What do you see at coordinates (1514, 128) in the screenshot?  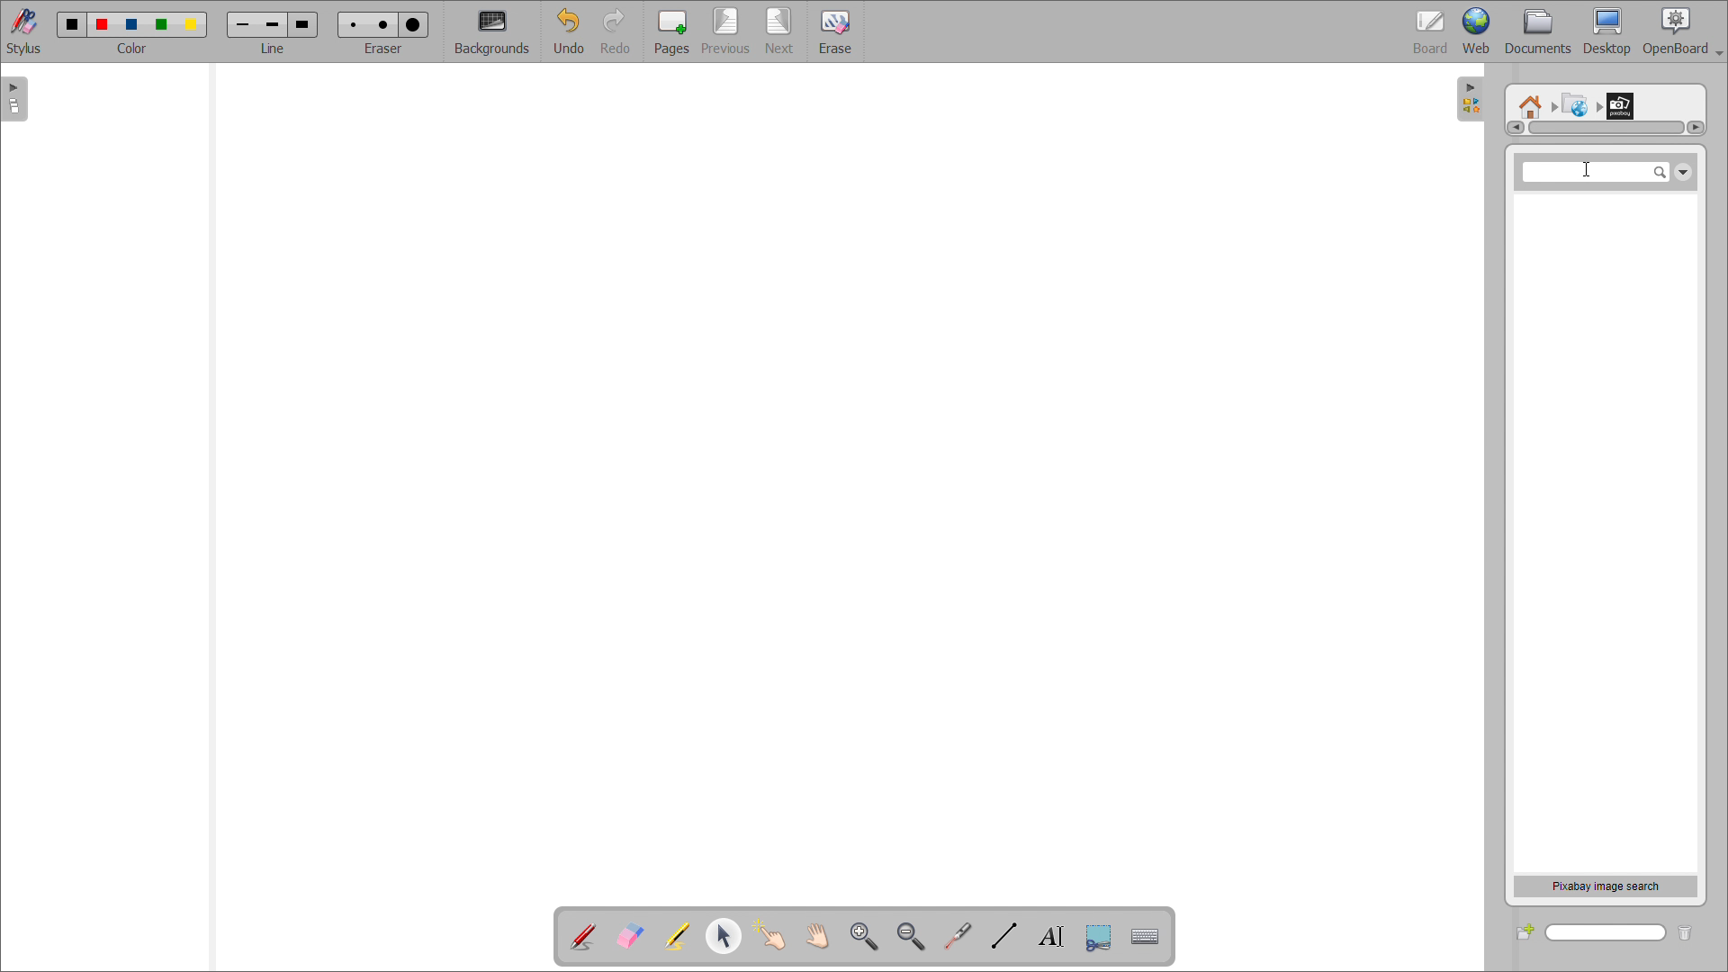 I see `scroll left` at bounding box center [1514, 128].